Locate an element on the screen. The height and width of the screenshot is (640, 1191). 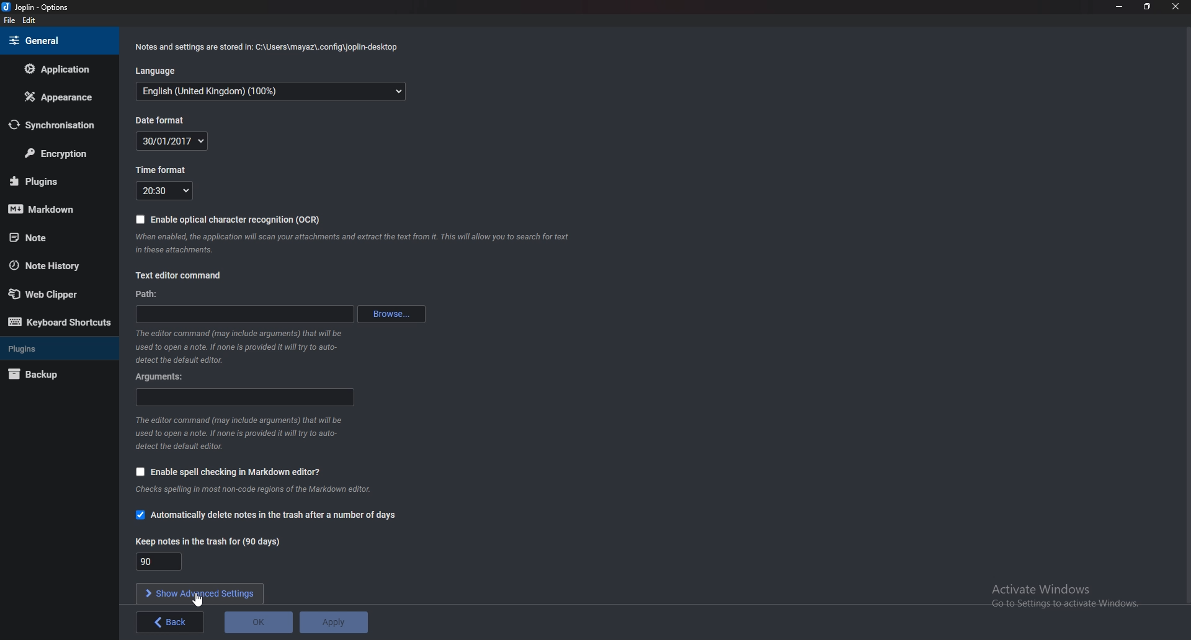
resize is located at coordinates (1146, 6).